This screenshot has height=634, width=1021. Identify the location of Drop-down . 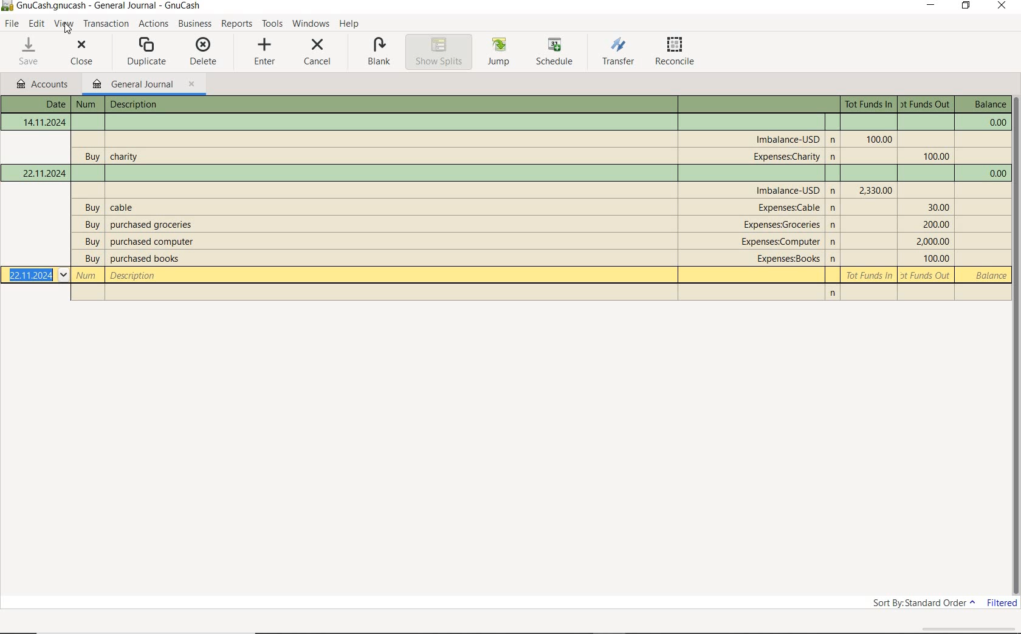
(64, 275).